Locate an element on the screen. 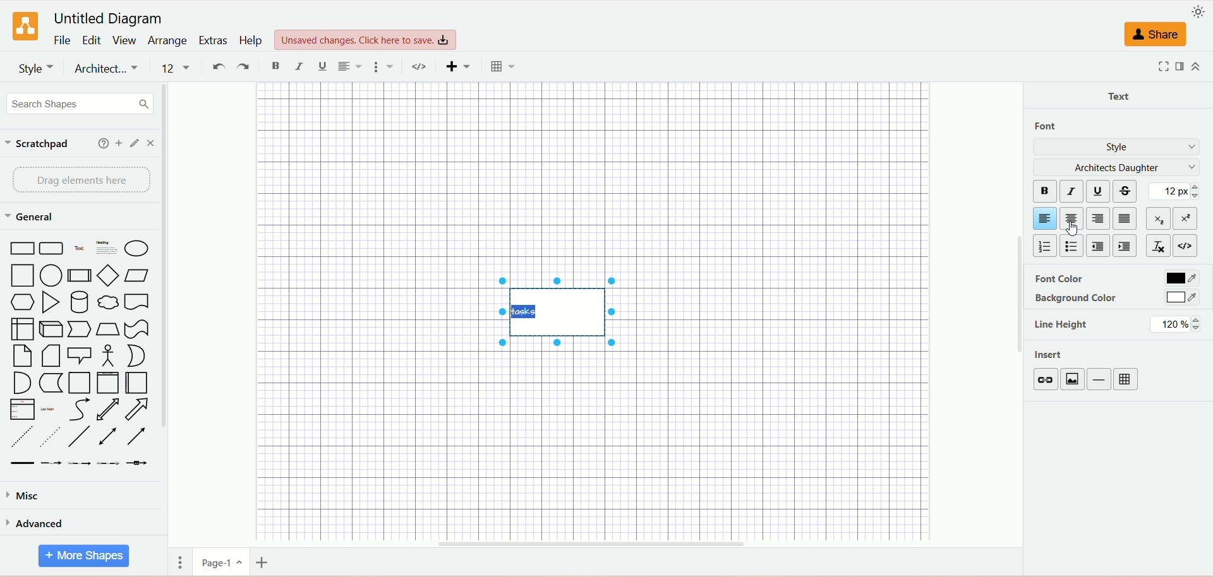 The width and height of the screenshot is (1213, 577). Vertical Page is located at coordinates (108, 384).